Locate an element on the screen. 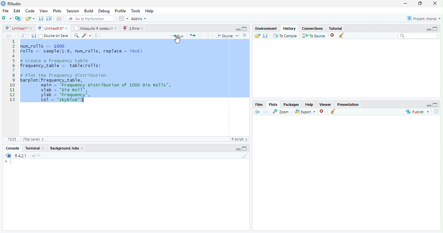 The width and height of the screenshot is (443, 233). Search is located at coordinates (417, 36).